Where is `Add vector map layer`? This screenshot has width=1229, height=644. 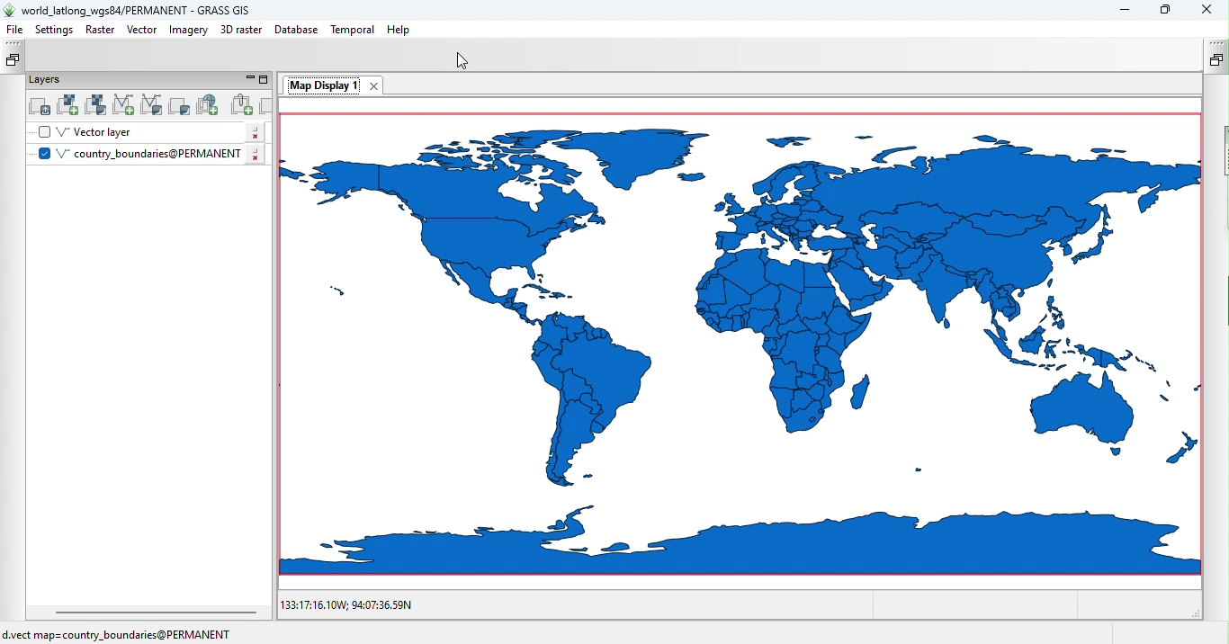 Add vector map layer is located at coordinates (126, 105).